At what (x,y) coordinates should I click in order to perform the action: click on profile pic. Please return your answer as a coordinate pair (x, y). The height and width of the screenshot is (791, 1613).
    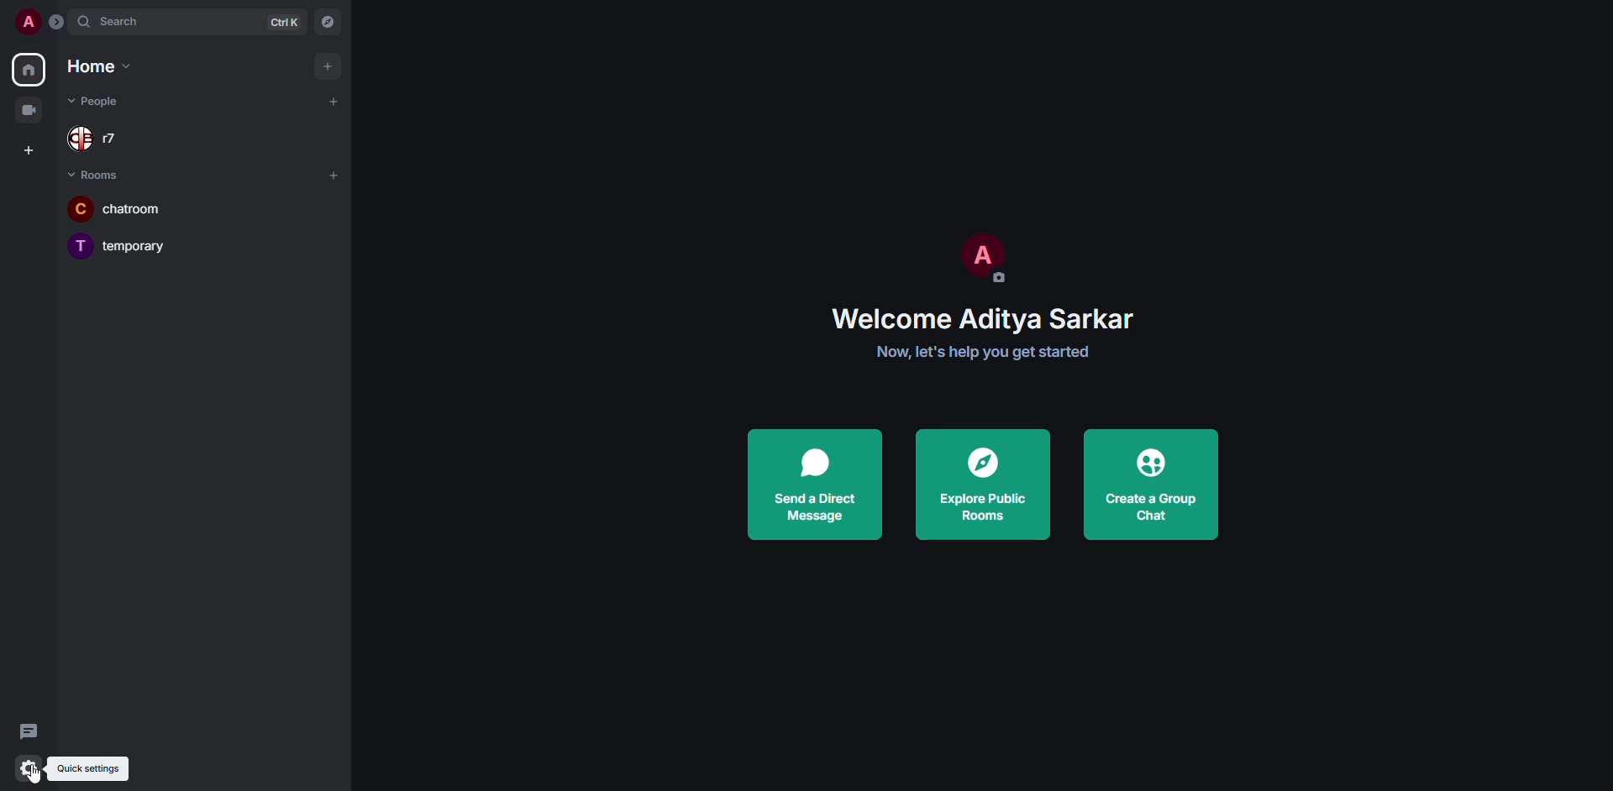
    Looking at the image, I should click on (980, 259).